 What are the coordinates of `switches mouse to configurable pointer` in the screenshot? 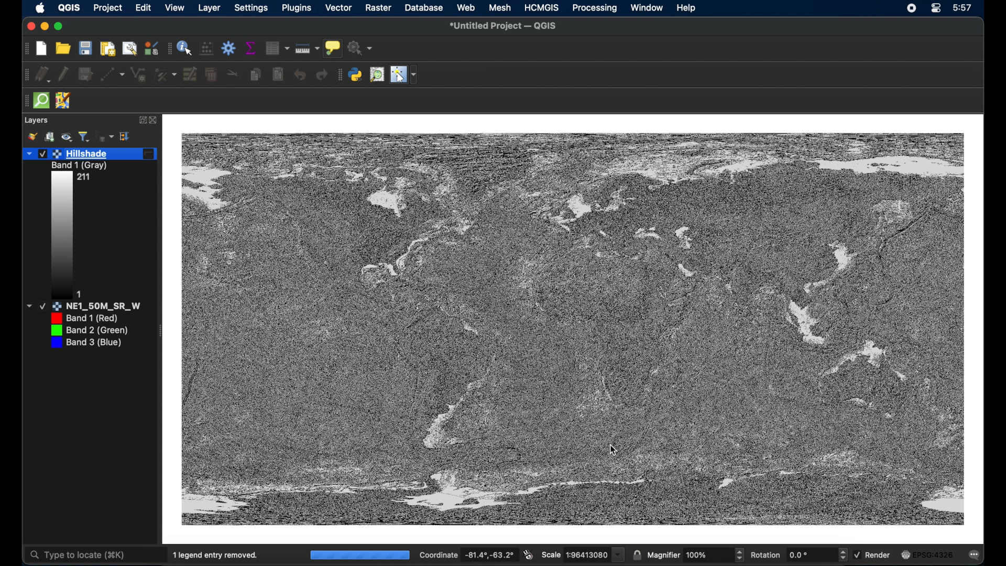 It's located at (404, 75).